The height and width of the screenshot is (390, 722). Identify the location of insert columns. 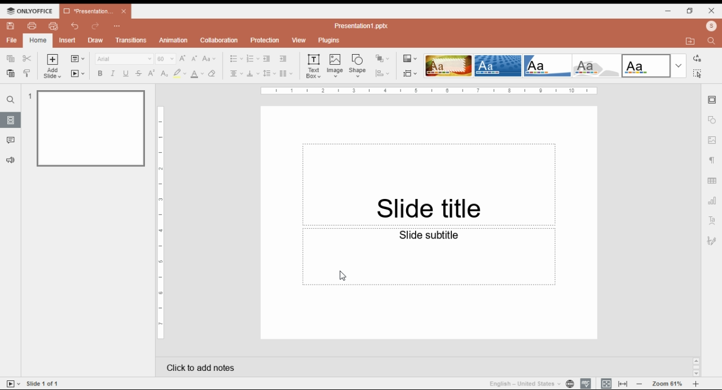
(286, 74).